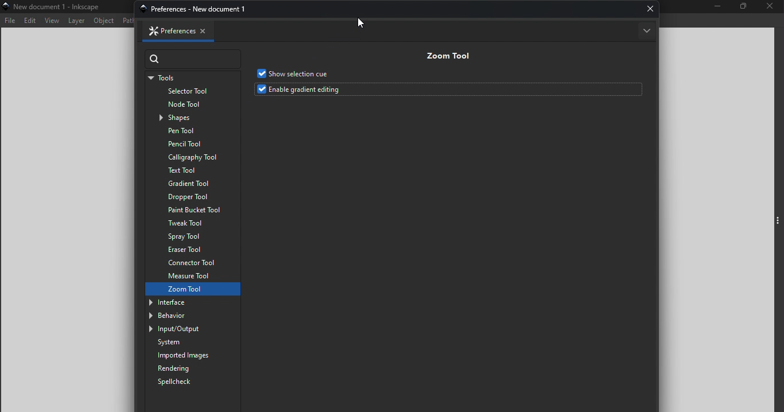 This screenshot has width=784, height=412. What do you see at coordinates (167, 30) in the screenshot?
I see `Preferences` at bounding box center [167, 30].